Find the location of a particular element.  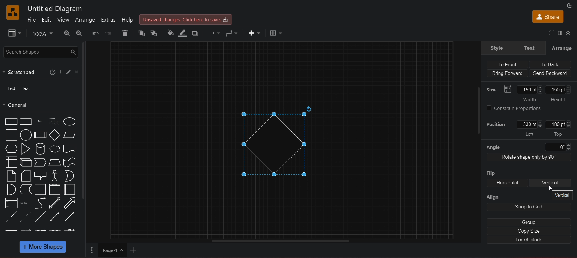

table is located at coordinates (277, 33).